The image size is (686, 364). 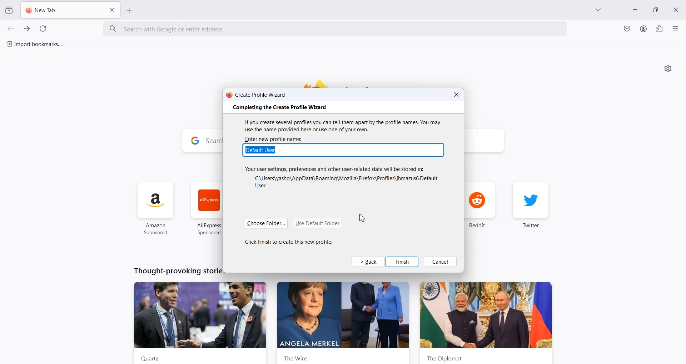 What do you see at coordinates (287, 242) in the screenshot?
I see `Click Finish to create this new profile.` at bounding box center [287, 242].